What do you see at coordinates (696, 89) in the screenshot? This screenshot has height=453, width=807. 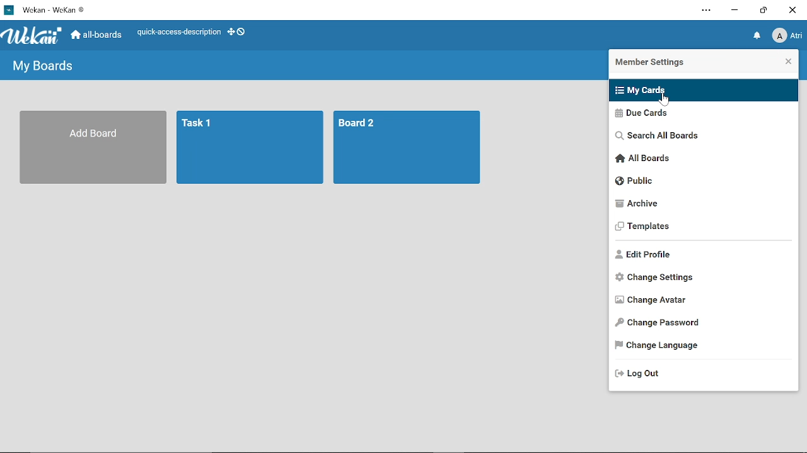 I see `My cards` at bounding box center [696, 89].